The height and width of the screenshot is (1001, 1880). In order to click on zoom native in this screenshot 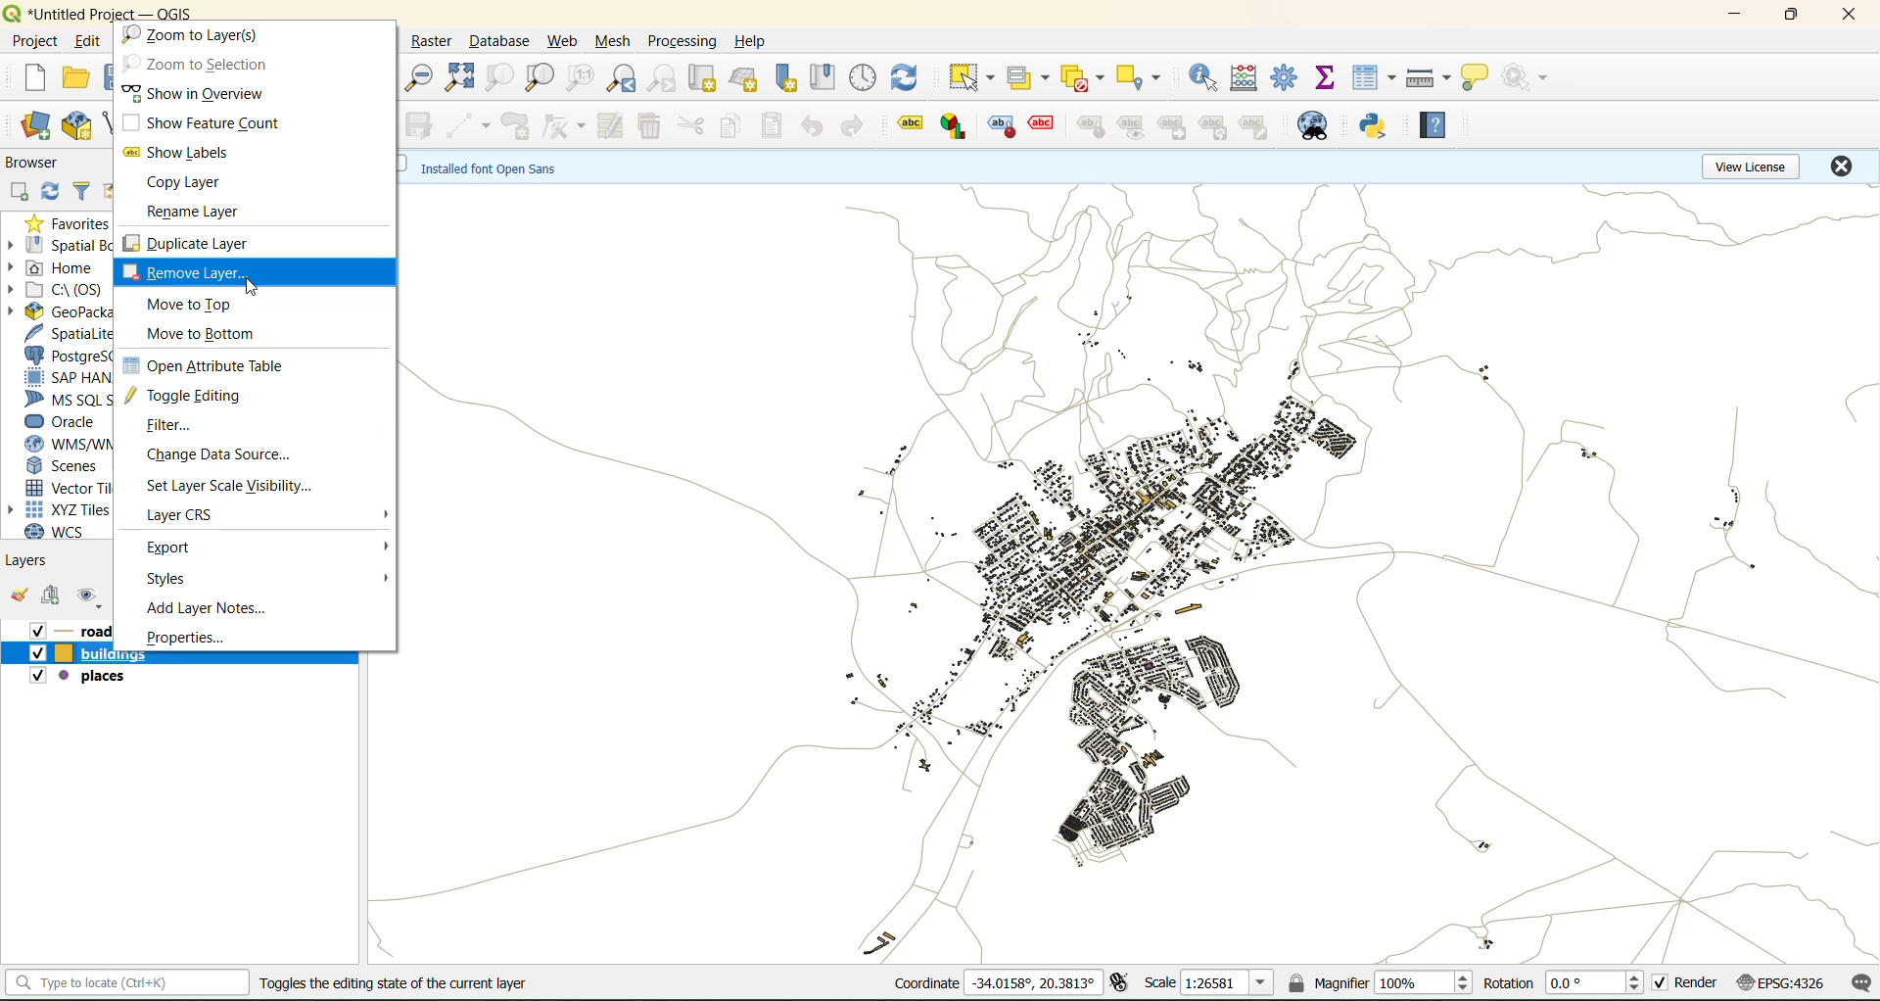, I will do `click(582, 77)`.